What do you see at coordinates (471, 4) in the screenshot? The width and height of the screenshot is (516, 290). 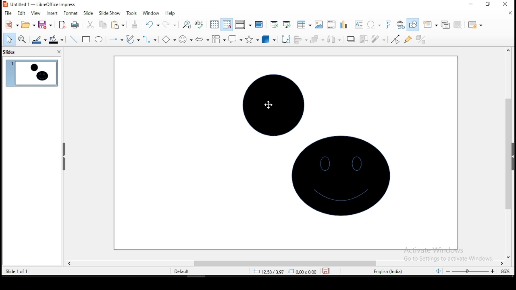 I see `minimize` at bounding box center [471, 4].